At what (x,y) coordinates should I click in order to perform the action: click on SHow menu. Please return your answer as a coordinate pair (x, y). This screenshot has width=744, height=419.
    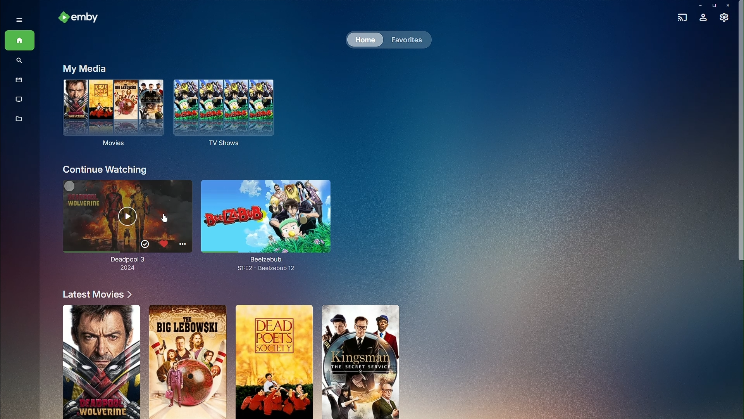
    Looking at the image, I should click on (19, 21).